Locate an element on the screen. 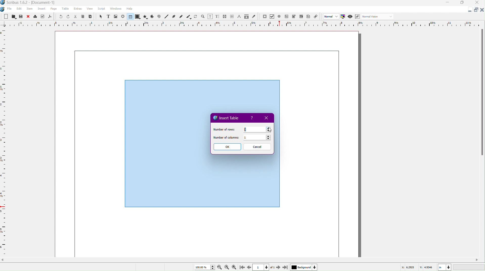 The width and height of the screenshot is (485, 271). Redo is located at coordinates (68, 17).